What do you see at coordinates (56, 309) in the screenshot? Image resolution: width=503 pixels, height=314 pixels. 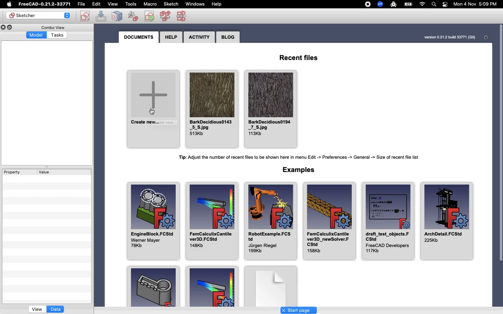 I see `Data |` at bounding box center [56, 309].